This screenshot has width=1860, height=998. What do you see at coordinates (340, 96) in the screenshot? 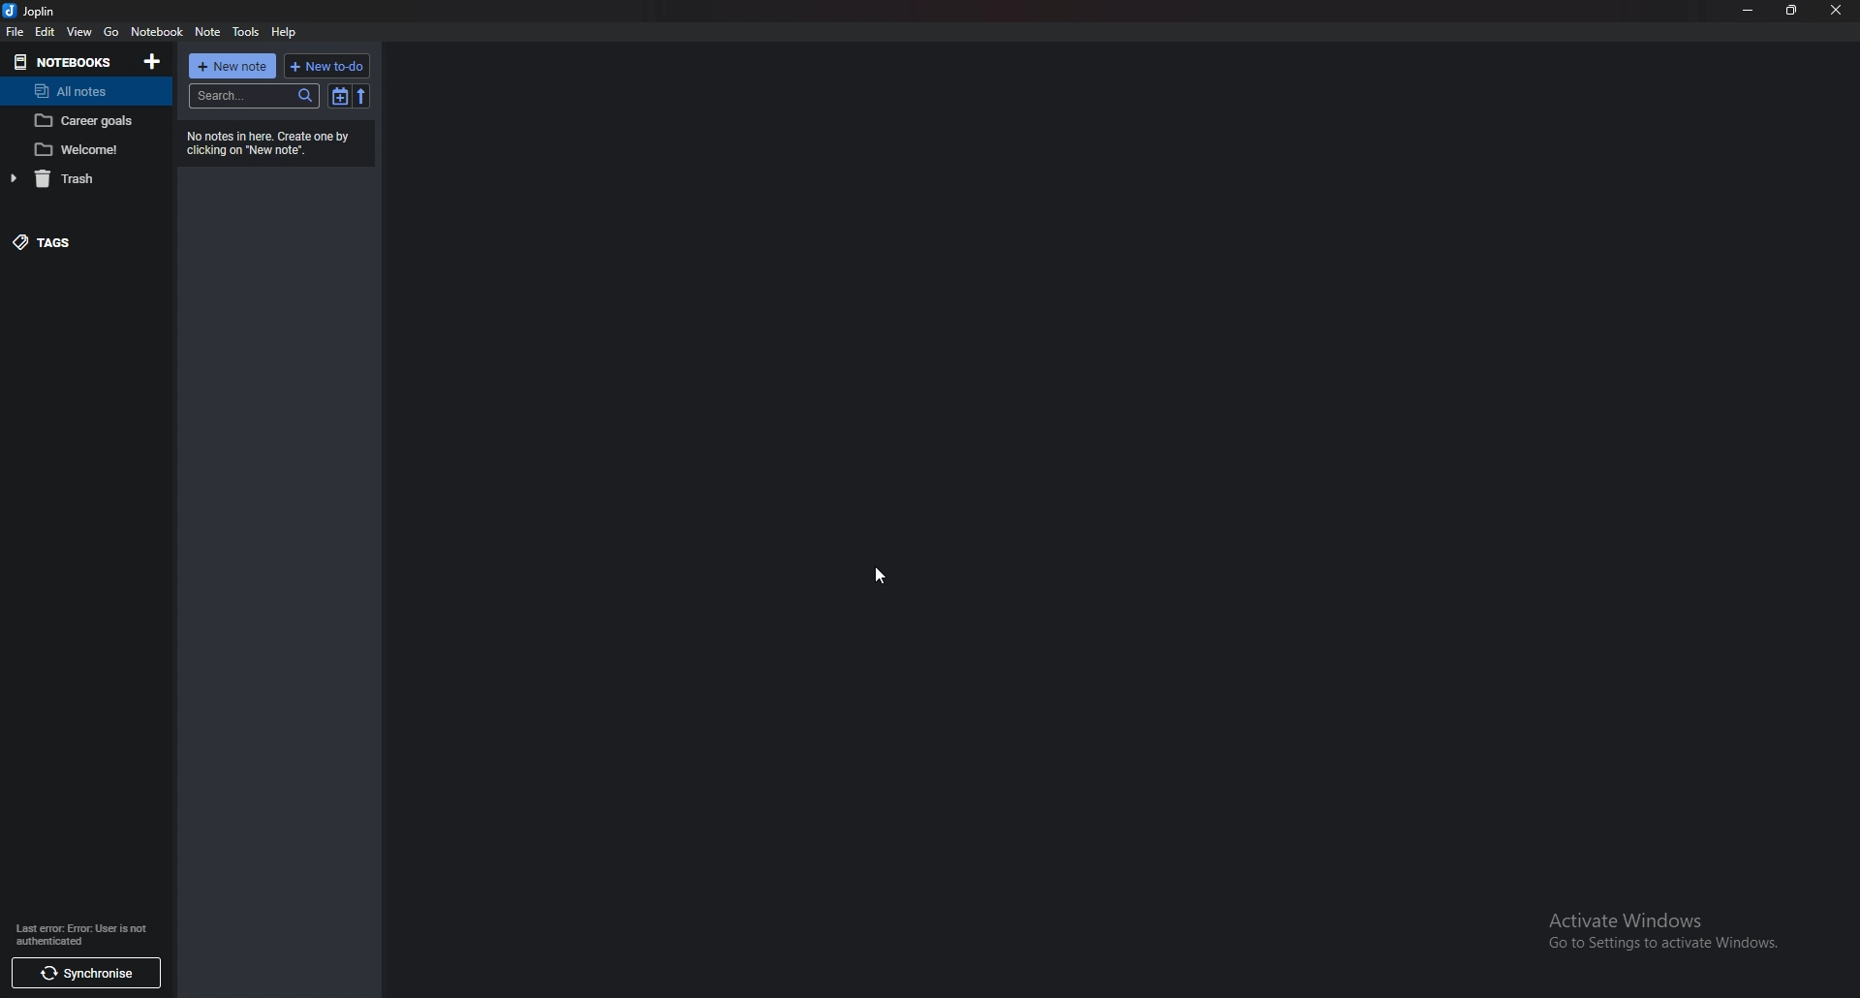
I see `Toggle sort` at bounding box center [340, 96].